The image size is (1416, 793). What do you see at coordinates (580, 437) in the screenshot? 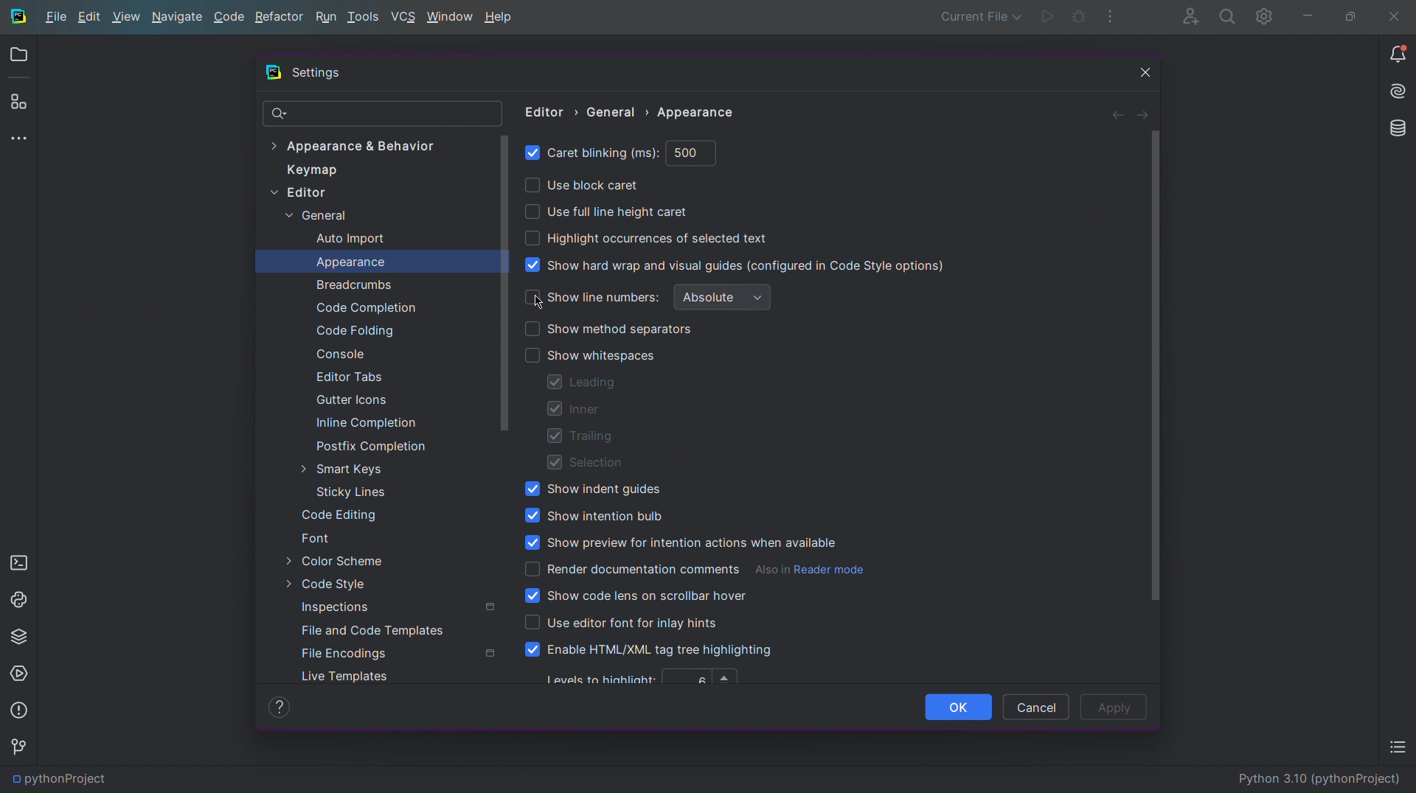
I see `Trailing` at bounding box center [580, 437].